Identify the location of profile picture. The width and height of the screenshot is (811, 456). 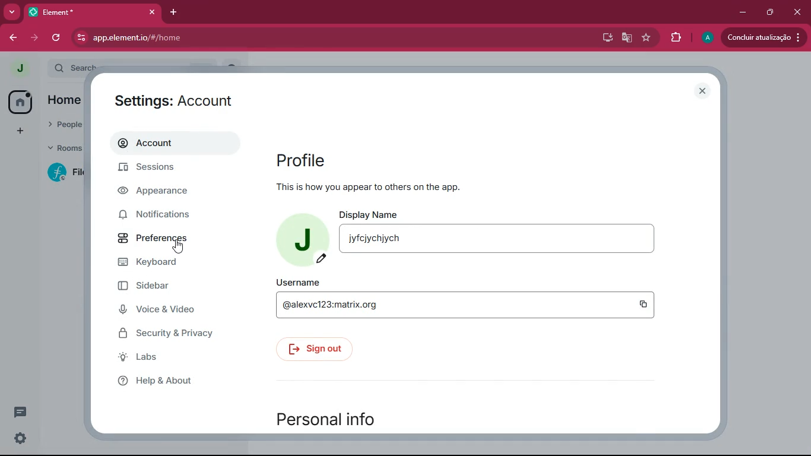
(299, 240).